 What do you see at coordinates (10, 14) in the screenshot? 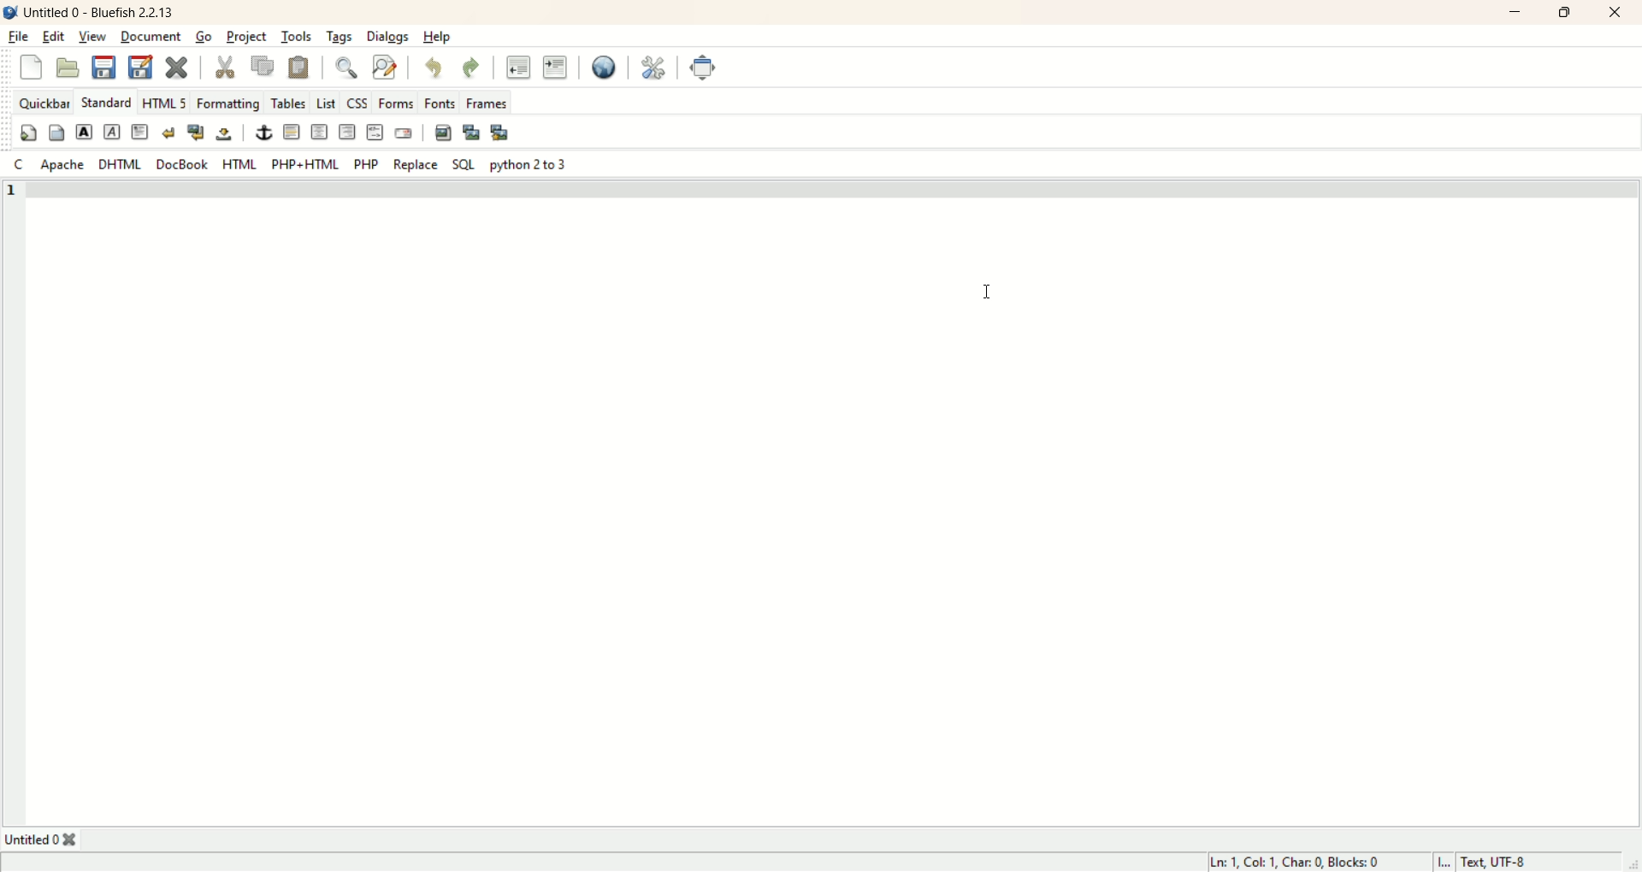
I see `logo` at bounding box center [10, 14].